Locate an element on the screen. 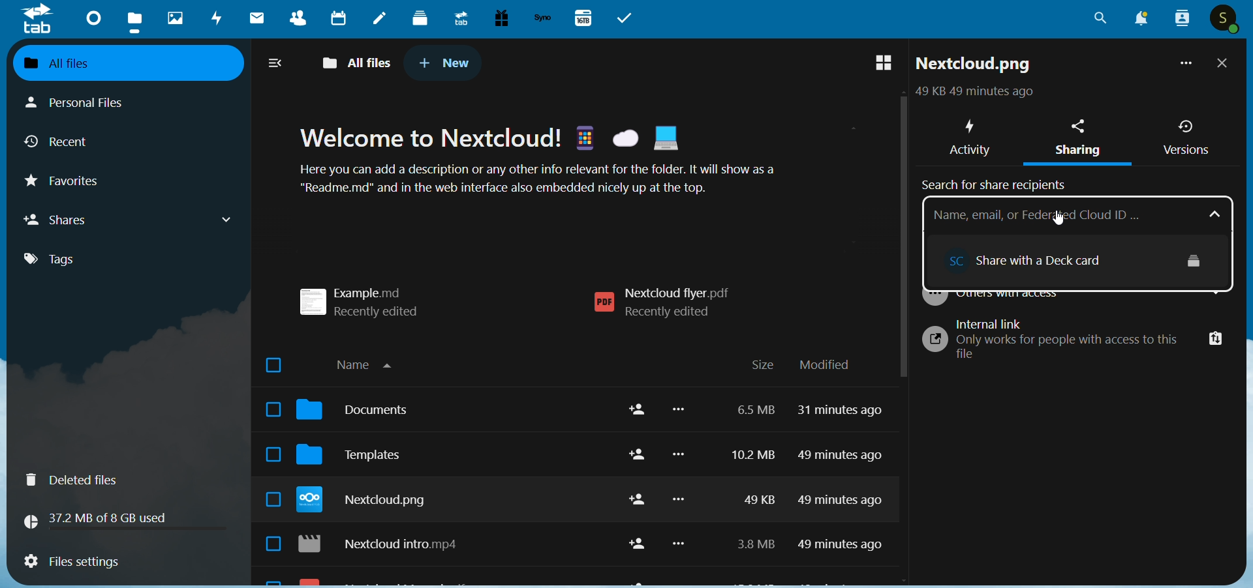 The height and width of the screenshot is (588, 1253). all files is located at coordinates (360, 61).